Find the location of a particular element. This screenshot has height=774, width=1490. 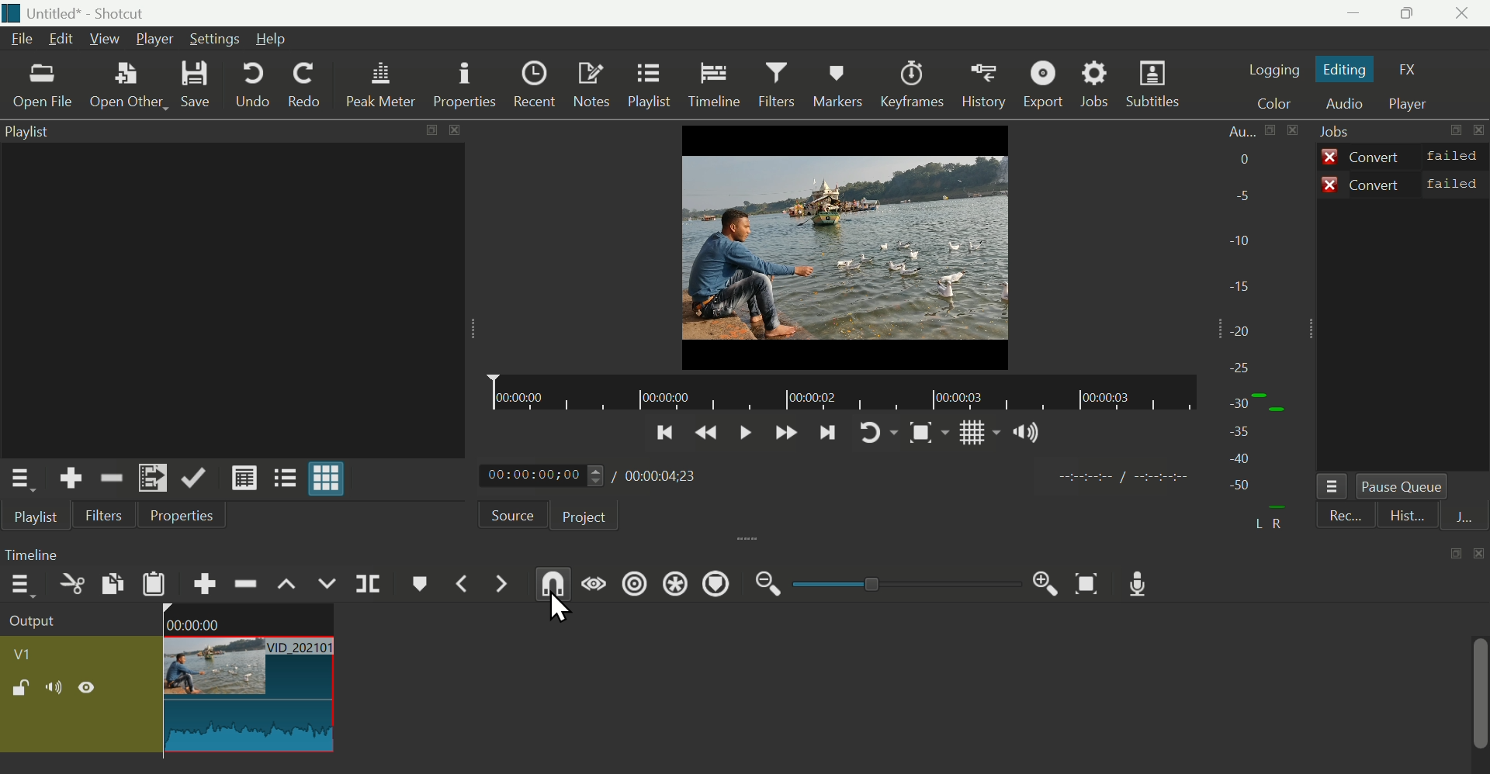

close is located at coordinates (452, 130).